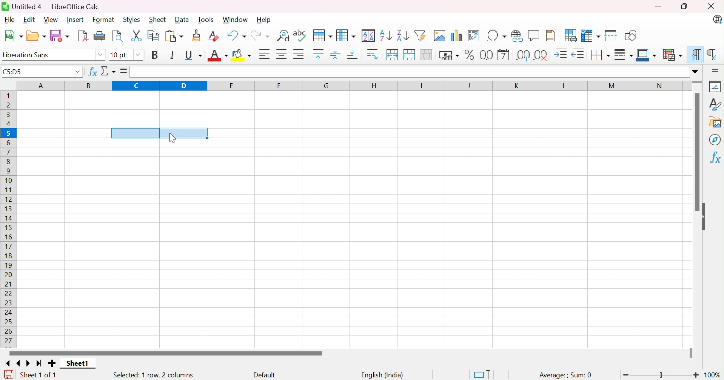  Describe the element at coordinates (715, 103) in the screenshot. I see `Styles` at that location.